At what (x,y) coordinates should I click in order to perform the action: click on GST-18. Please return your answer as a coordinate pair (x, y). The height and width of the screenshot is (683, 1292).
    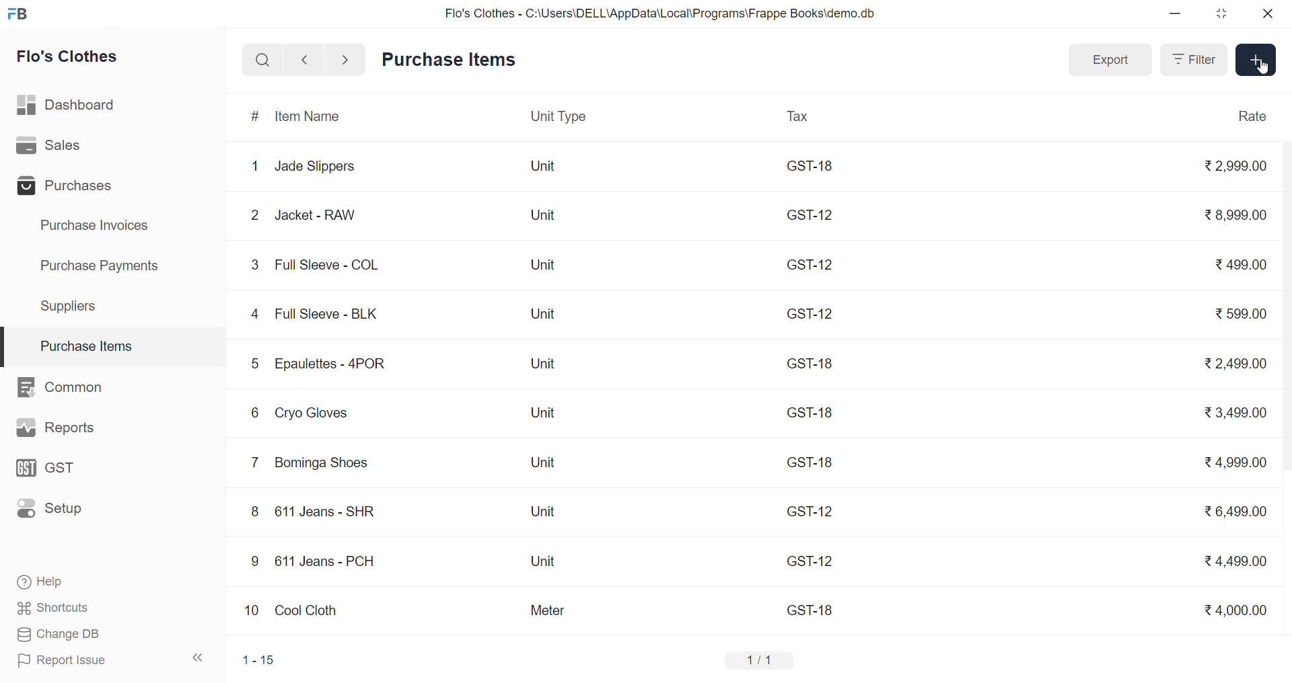
    Looking at the image, I should click on (810, 465).